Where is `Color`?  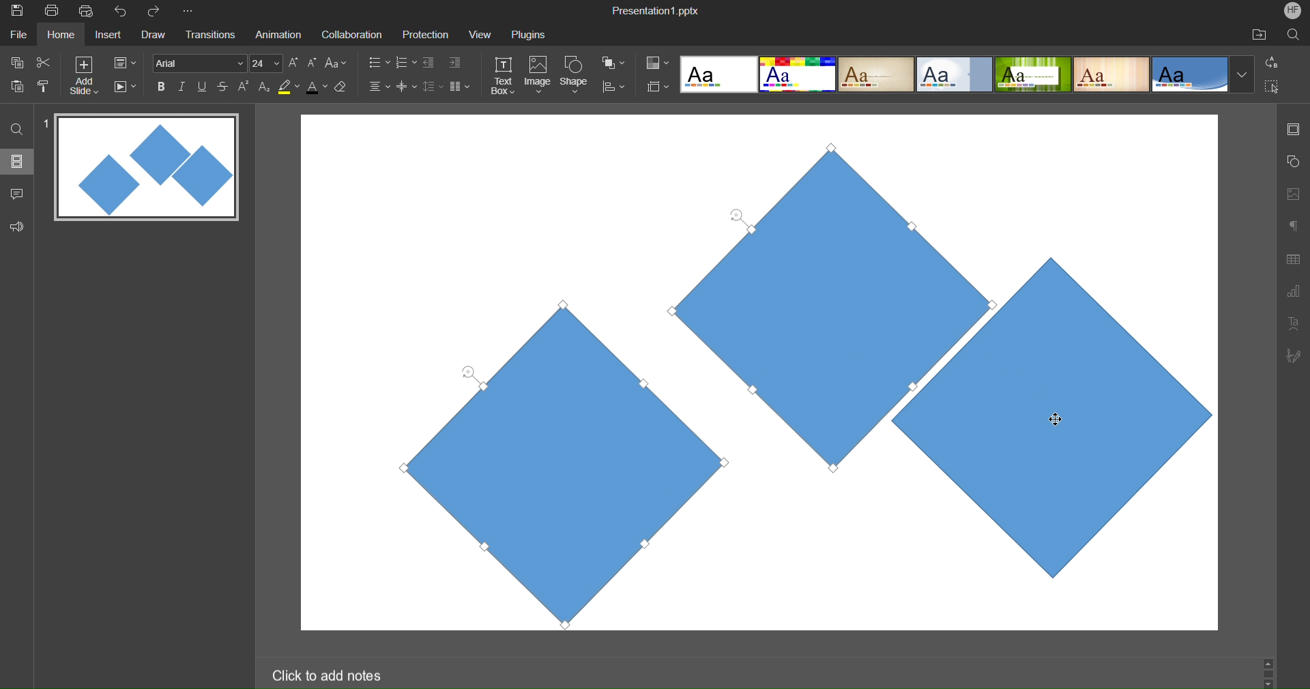
Color is located at coordinates (658, 63).